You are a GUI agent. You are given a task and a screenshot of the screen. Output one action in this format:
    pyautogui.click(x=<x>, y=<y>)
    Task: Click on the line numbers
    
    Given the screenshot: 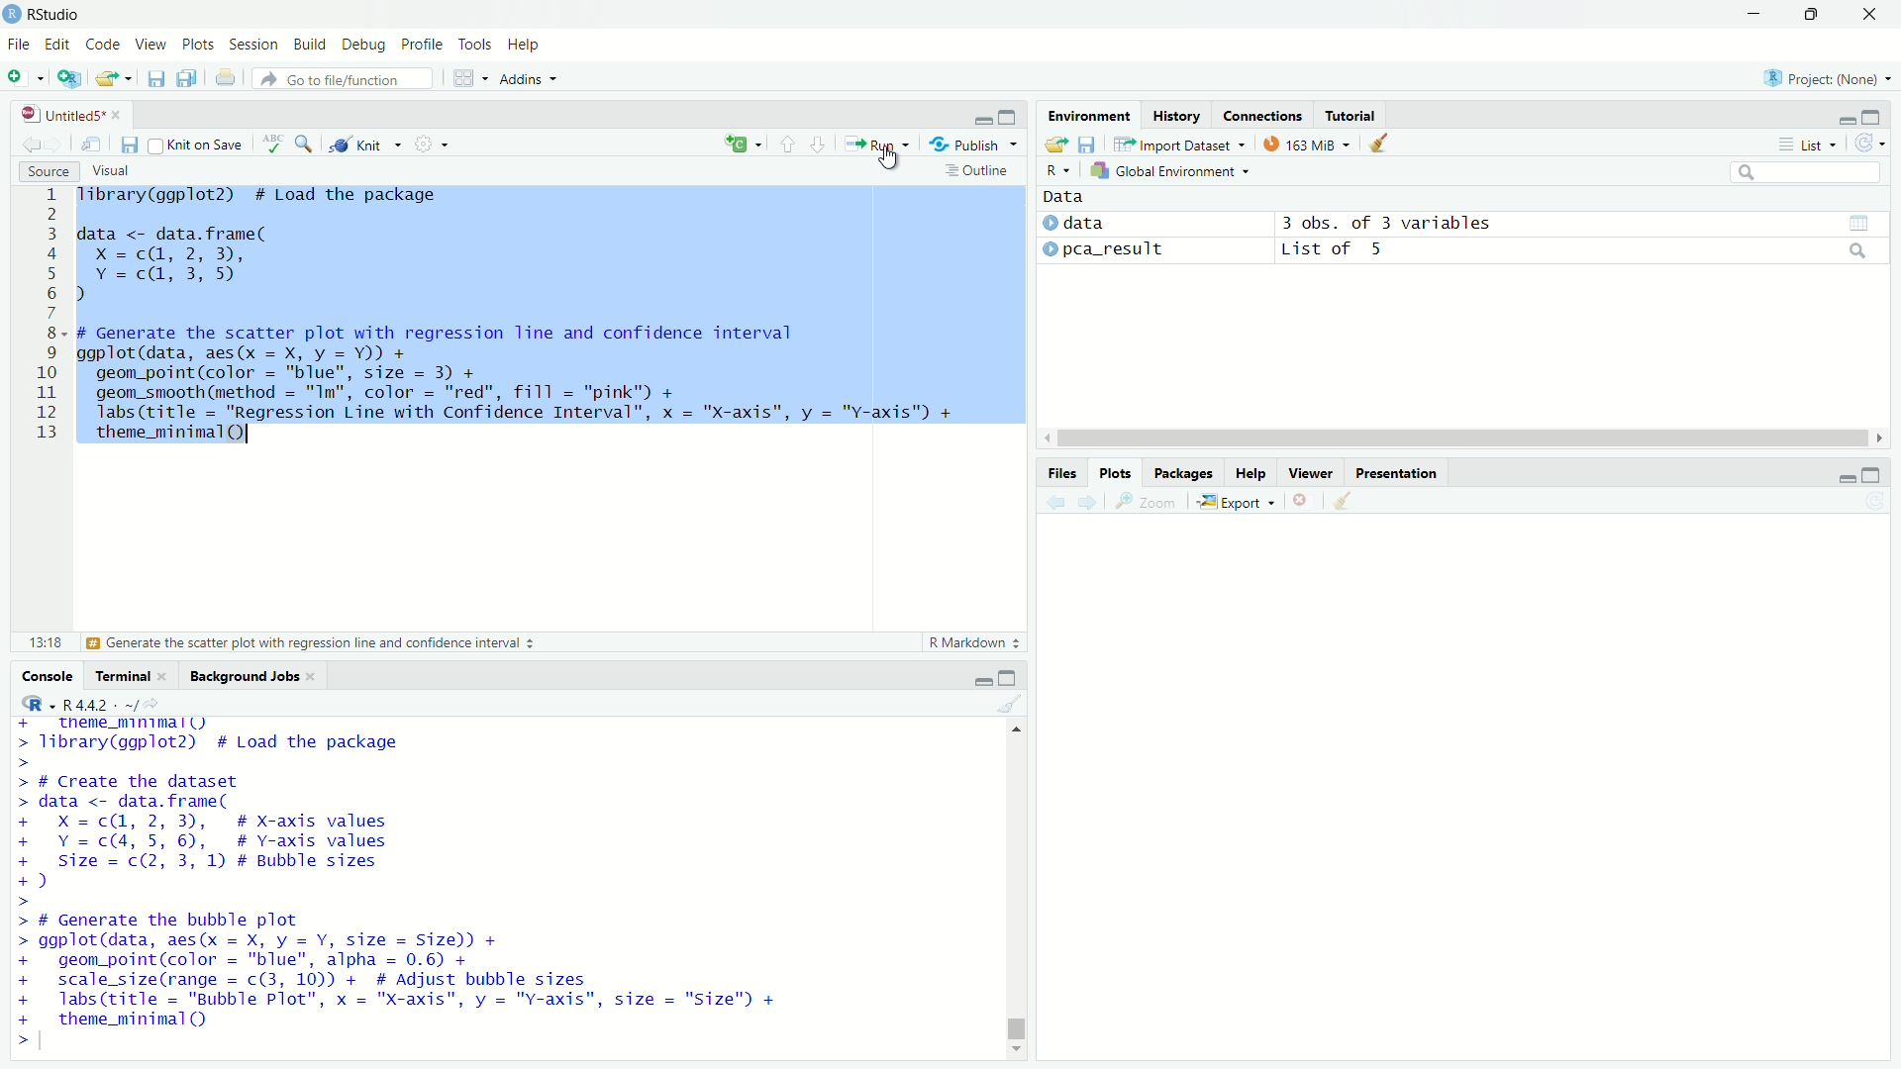 What is the action you would take?
    pyautogui.click(x=45, y=316)
    